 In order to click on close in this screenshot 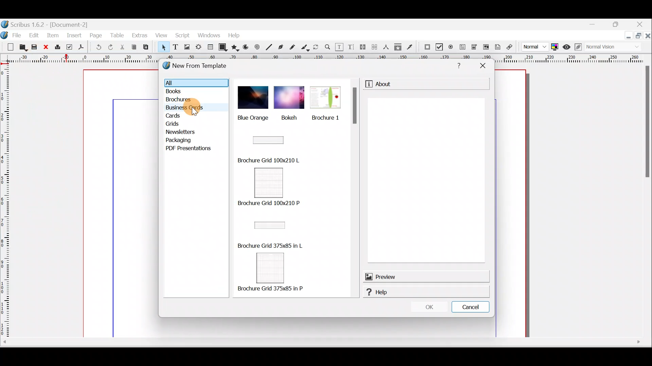, I will do `click(648, 35)`.